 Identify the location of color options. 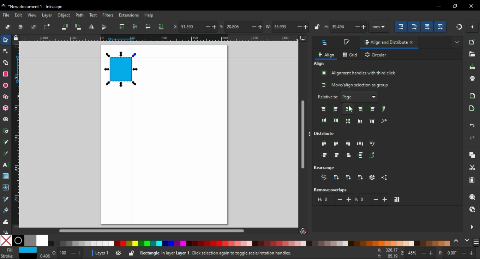
(476, 242).